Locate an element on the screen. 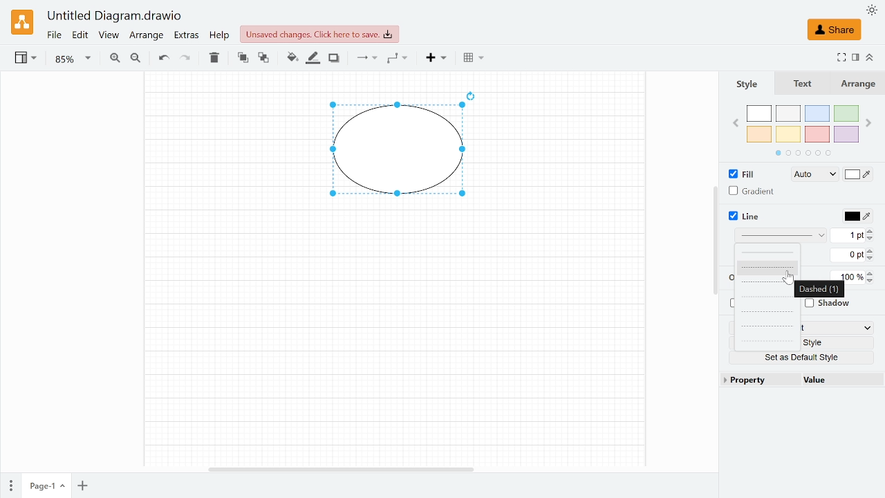 The width and height of the screenshot is (885, 498). Style is located at coordinates (828, 342).